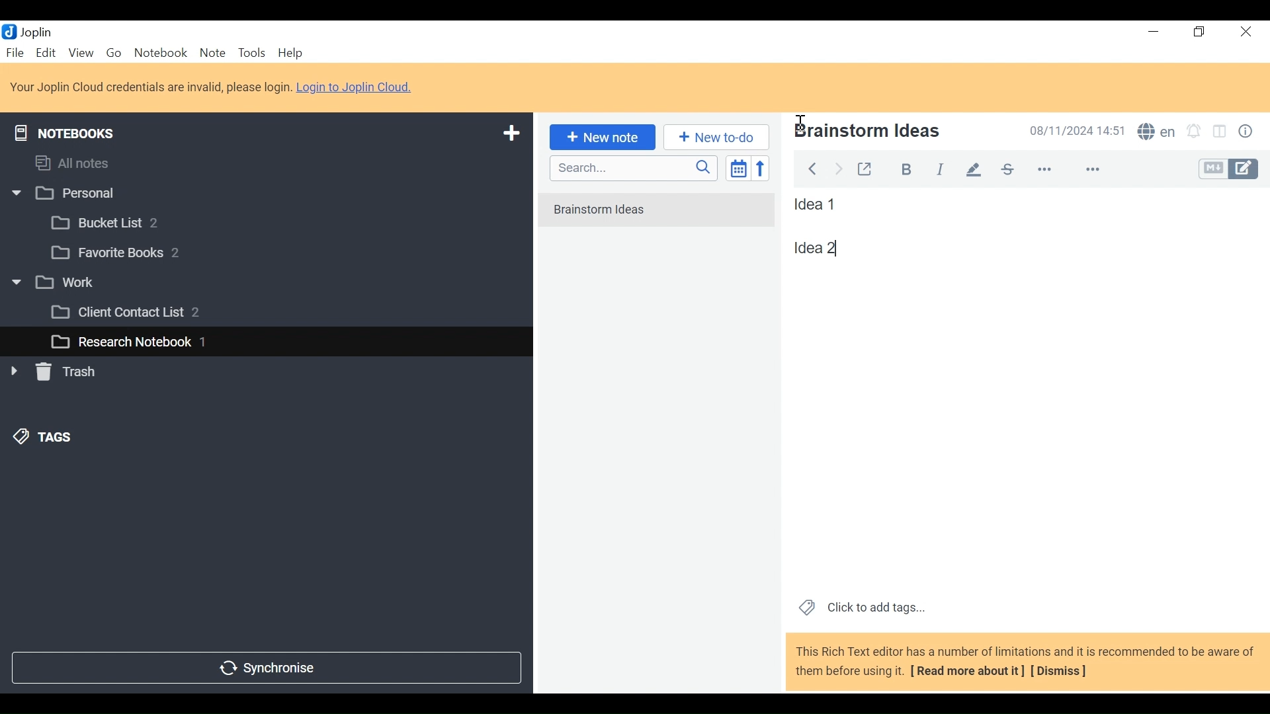  What do you see at coordinates (1074, 130) in the screenshot?
I see `Date and Time` at bounding box center [1074, 130].